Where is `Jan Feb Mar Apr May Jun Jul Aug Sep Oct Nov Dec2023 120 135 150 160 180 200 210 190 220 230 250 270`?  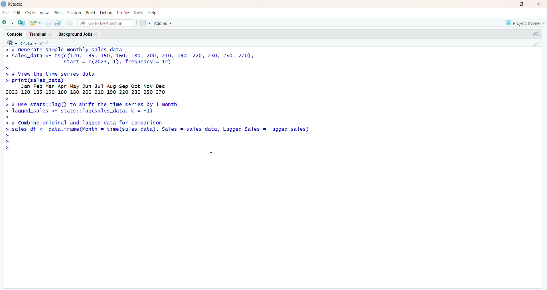
Jan Feb Mar Apr May Jun Jul Aug Sep Oct Nov Dec2023 120 135 150 160 180 200 210 190 220 230 250 270 is located at coordinates (107, 90).